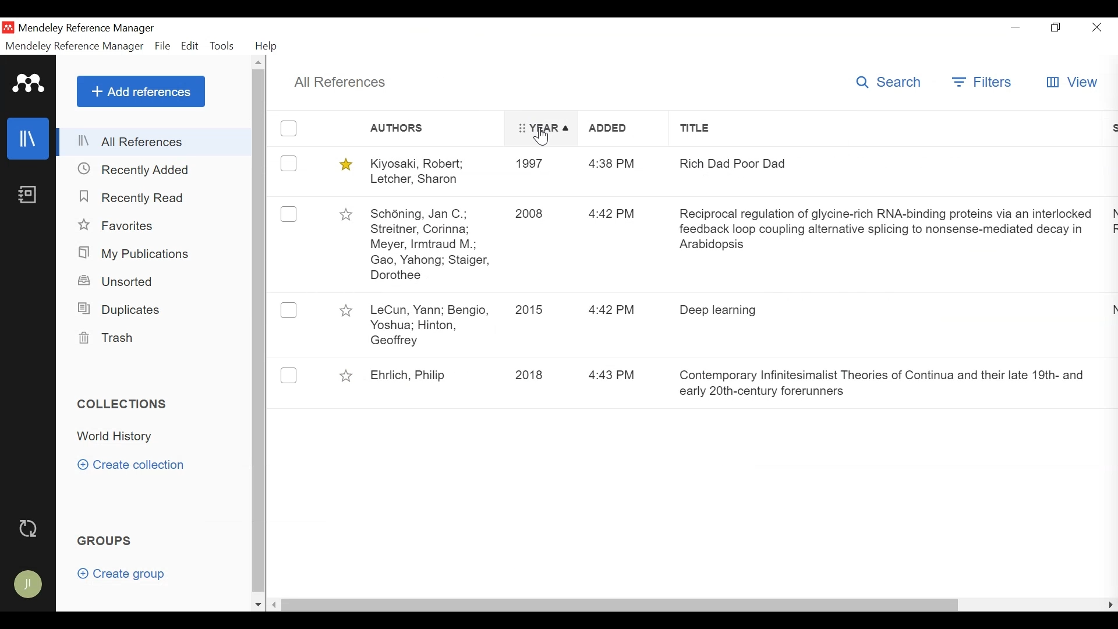  Describe the element at coordinates (607, 374) in the screenshot. I see `4:43 PM` at that location.